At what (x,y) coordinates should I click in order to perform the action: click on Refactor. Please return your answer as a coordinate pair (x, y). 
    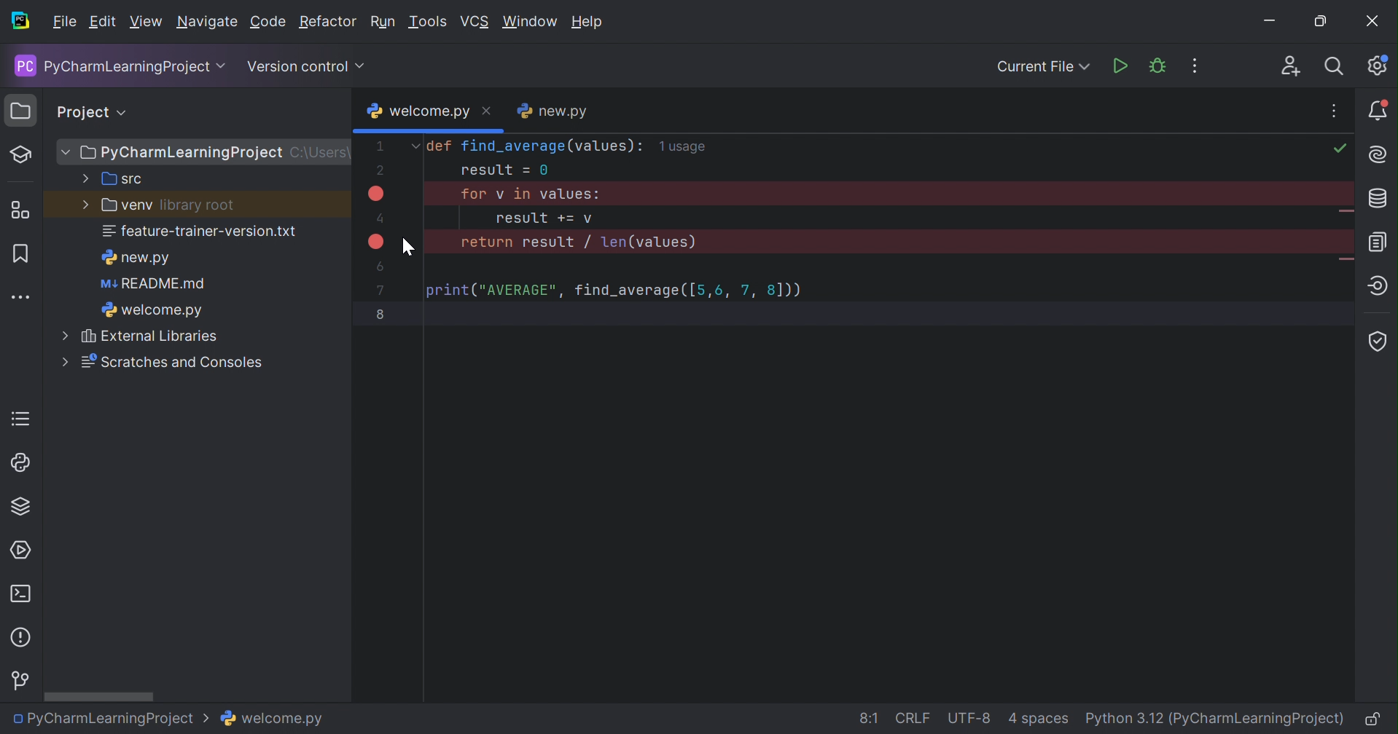
    Looking at the image, I should click on (329, 22).